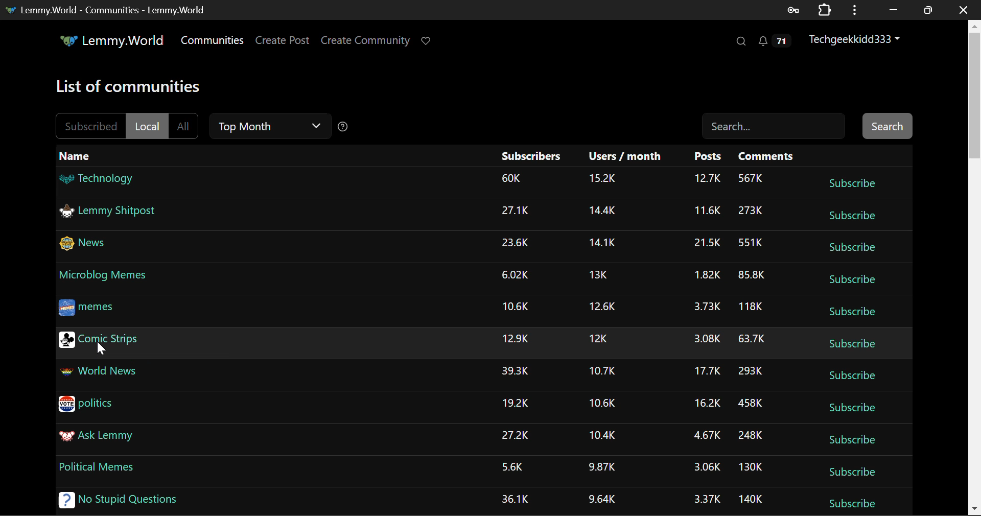 This screenshot has width=981, height=516. I want to click on 60K, so click(512, 179).